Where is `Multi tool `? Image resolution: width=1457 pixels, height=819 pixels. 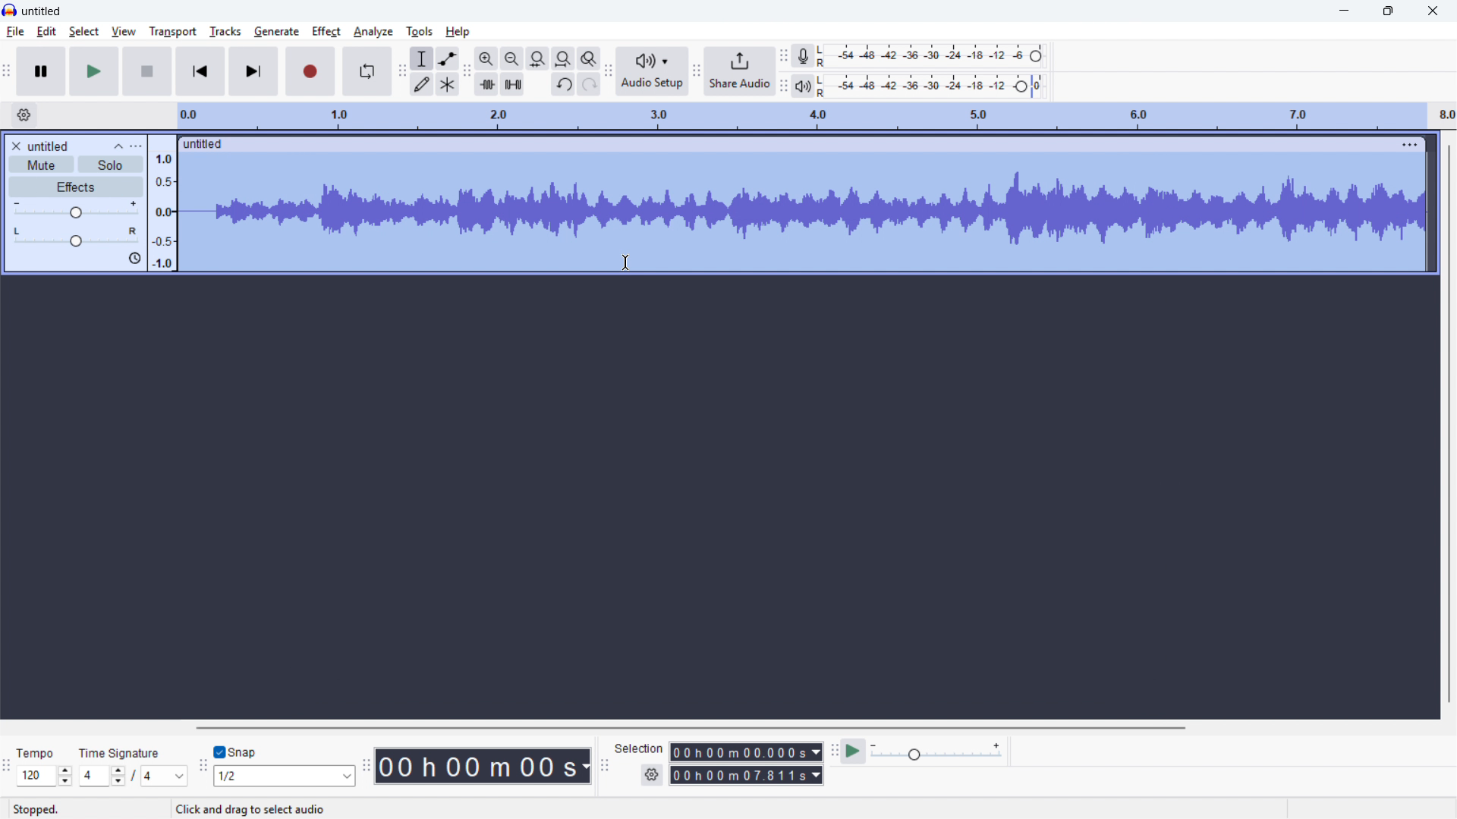 Multi tool  is located at coordinates (448, 85).